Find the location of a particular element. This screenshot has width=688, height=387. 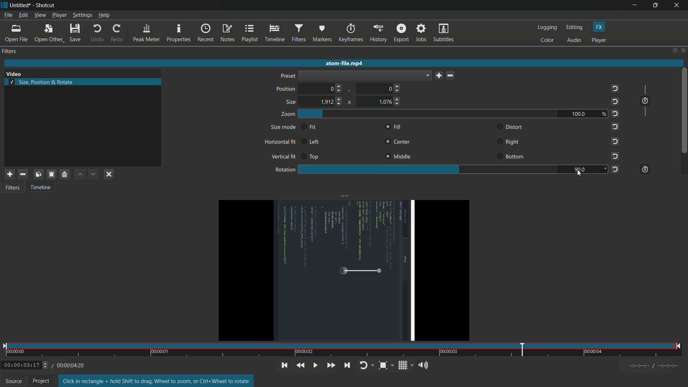

properties is located at coordinates (178, 33).